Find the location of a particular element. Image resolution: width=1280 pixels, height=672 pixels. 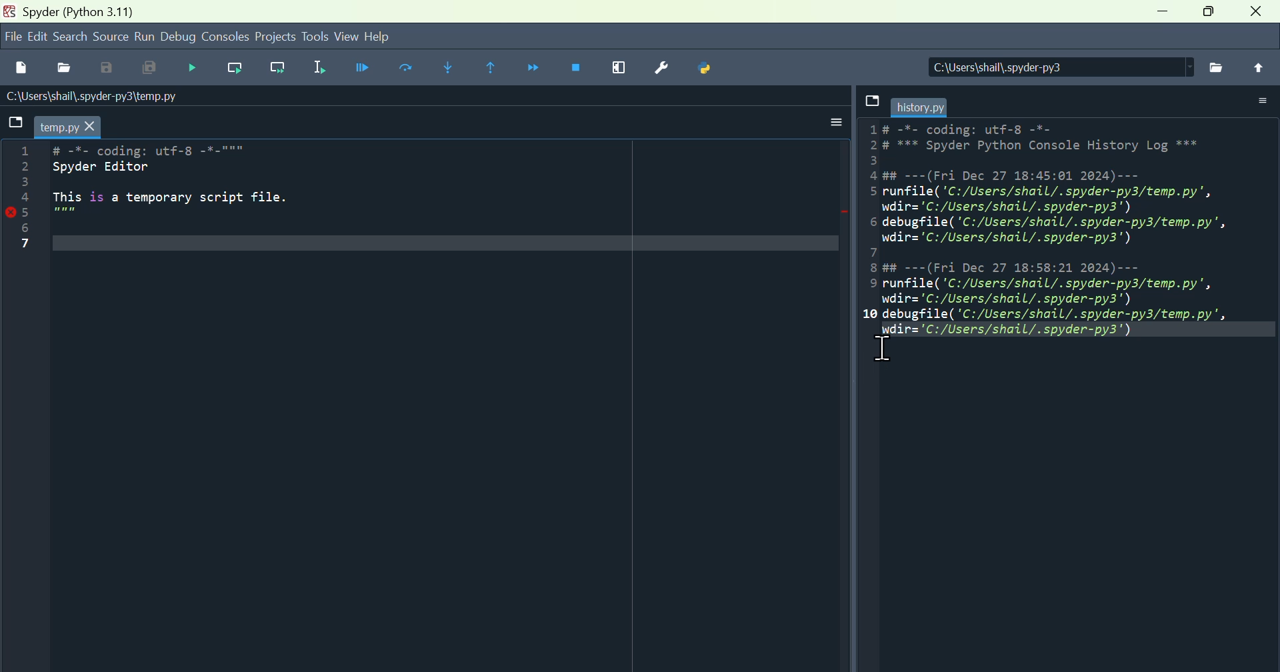

File upload is located at coordinates (1261, 66).